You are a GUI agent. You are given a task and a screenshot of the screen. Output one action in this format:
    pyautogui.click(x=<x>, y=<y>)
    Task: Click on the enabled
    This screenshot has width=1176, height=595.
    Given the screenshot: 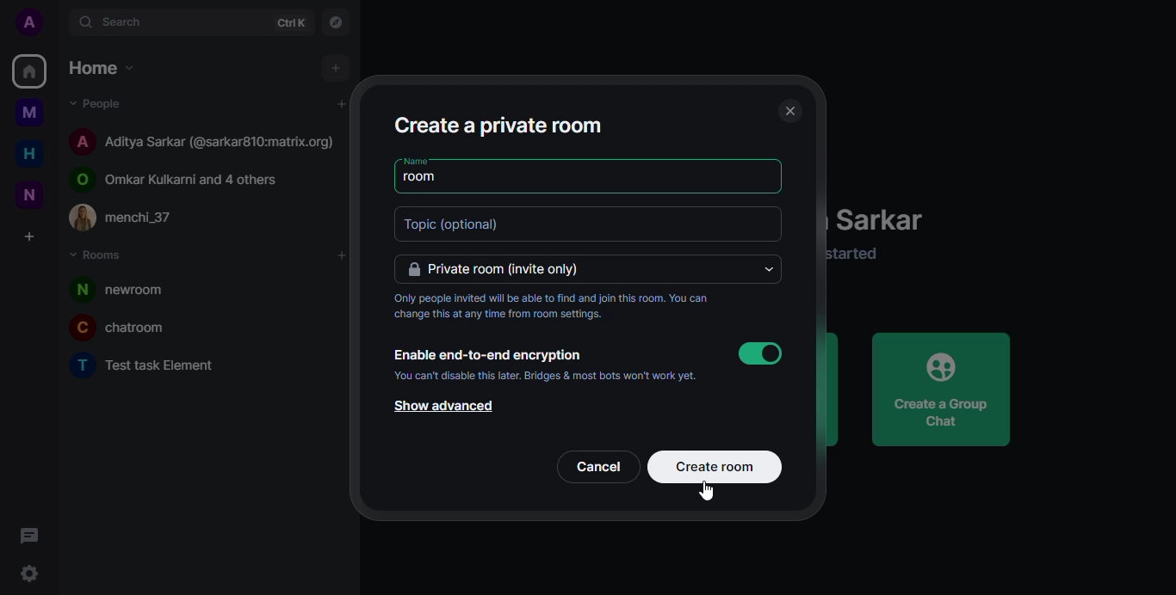 What is the action you would take?
    pyautogui.click(x=763, y=354)
    